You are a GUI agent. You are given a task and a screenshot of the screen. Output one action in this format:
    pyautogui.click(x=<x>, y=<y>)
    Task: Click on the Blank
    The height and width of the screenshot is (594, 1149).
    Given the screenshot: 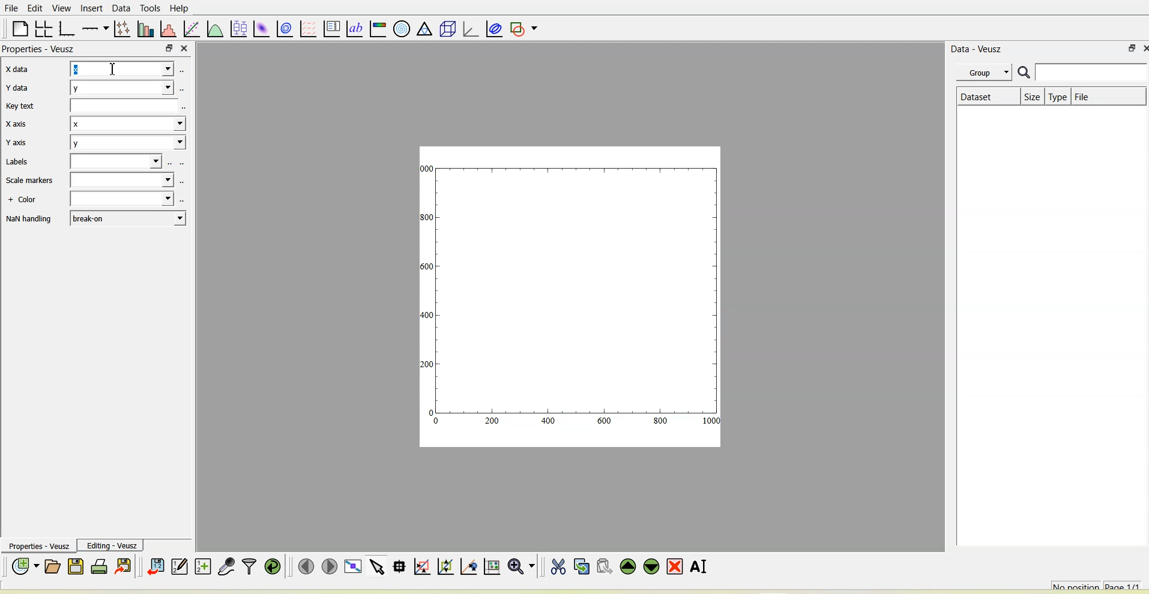 What is the action you would take?
    pyautogui.click(x=123, y=106)
    